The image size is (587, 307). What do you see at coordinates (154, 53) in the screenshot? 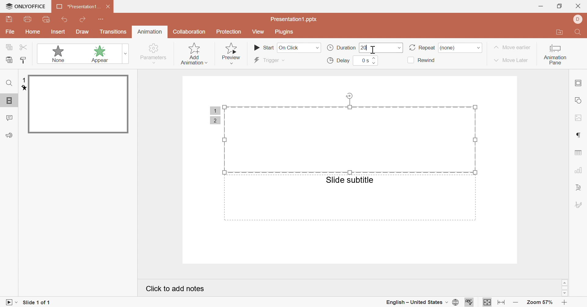
I see `parameters` at bounding box center [154, 53].